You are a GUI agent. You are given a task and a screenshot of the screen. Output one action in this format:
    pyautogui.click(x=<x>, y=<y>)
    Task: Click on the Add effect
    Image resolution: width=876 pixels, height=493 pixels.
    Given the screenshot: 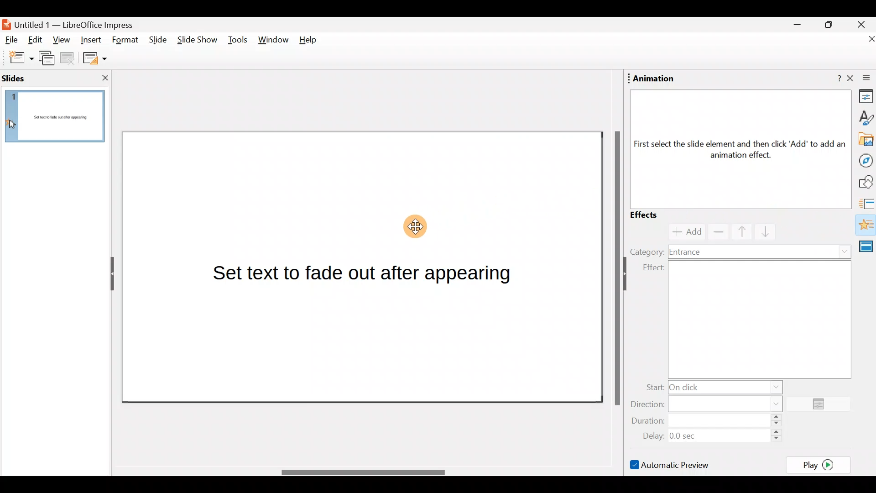 What is the action you would take?
    pyautogui.click(x=683, y=232)
    